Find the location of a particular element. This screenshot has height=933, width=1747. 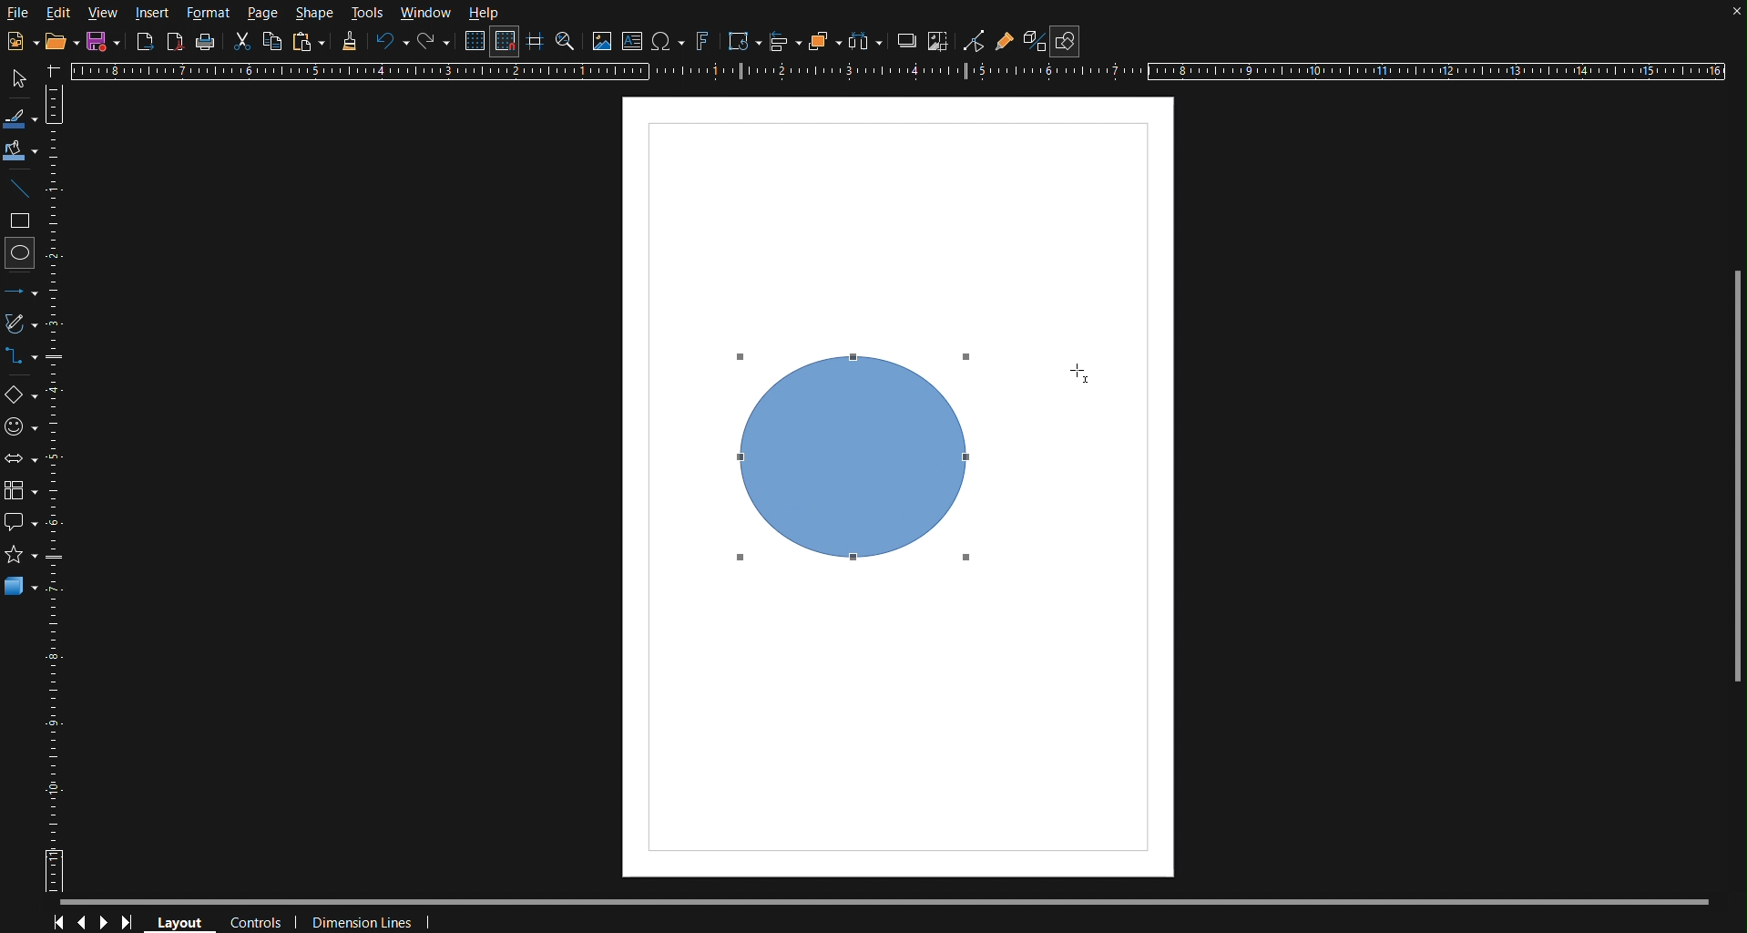

Cut is located at coordinates (244, 43).